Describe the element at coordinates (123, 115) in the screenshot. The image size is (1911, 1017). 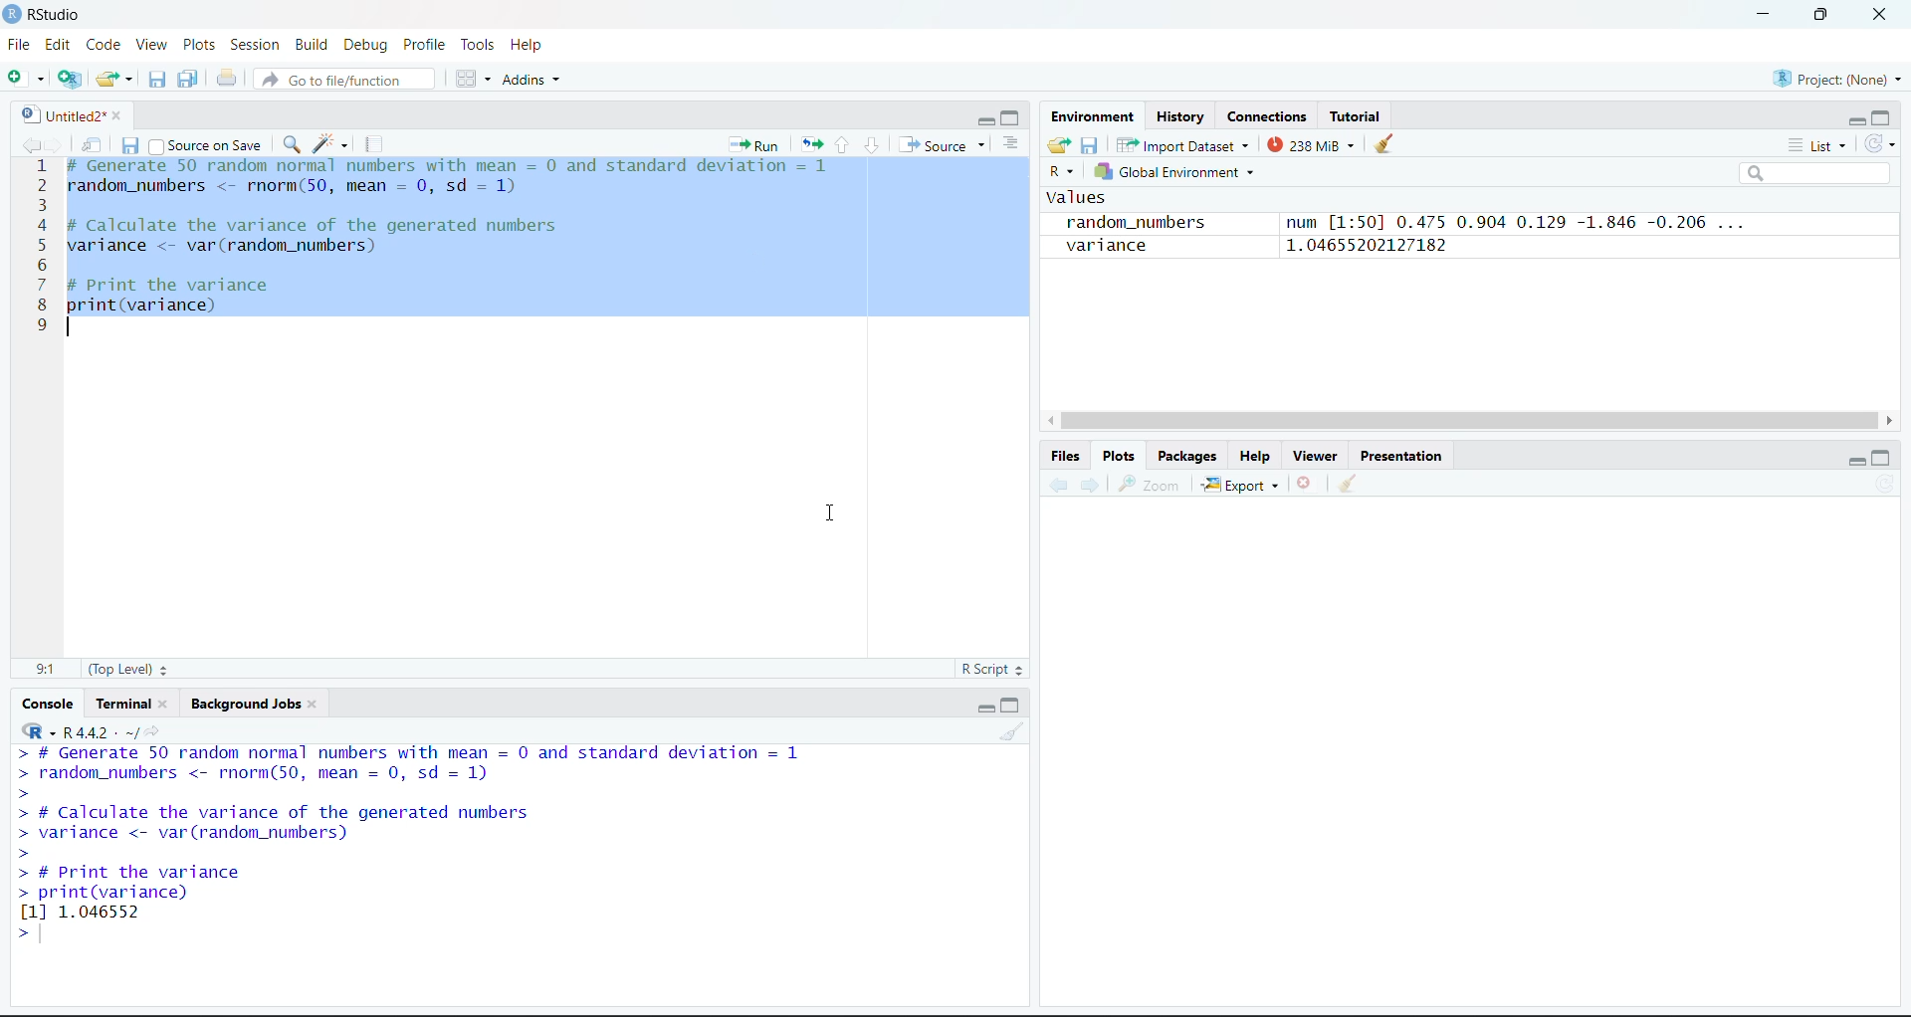
I see `close` at that location.